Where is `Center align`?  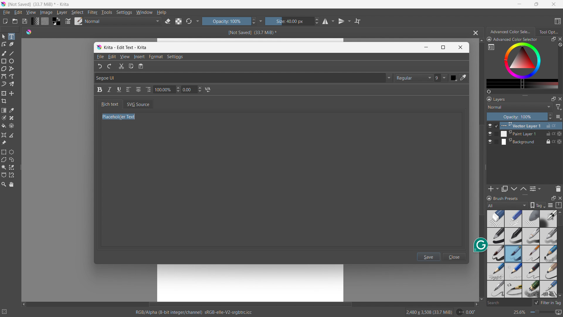
Center align is located at coordinates (139, 89).